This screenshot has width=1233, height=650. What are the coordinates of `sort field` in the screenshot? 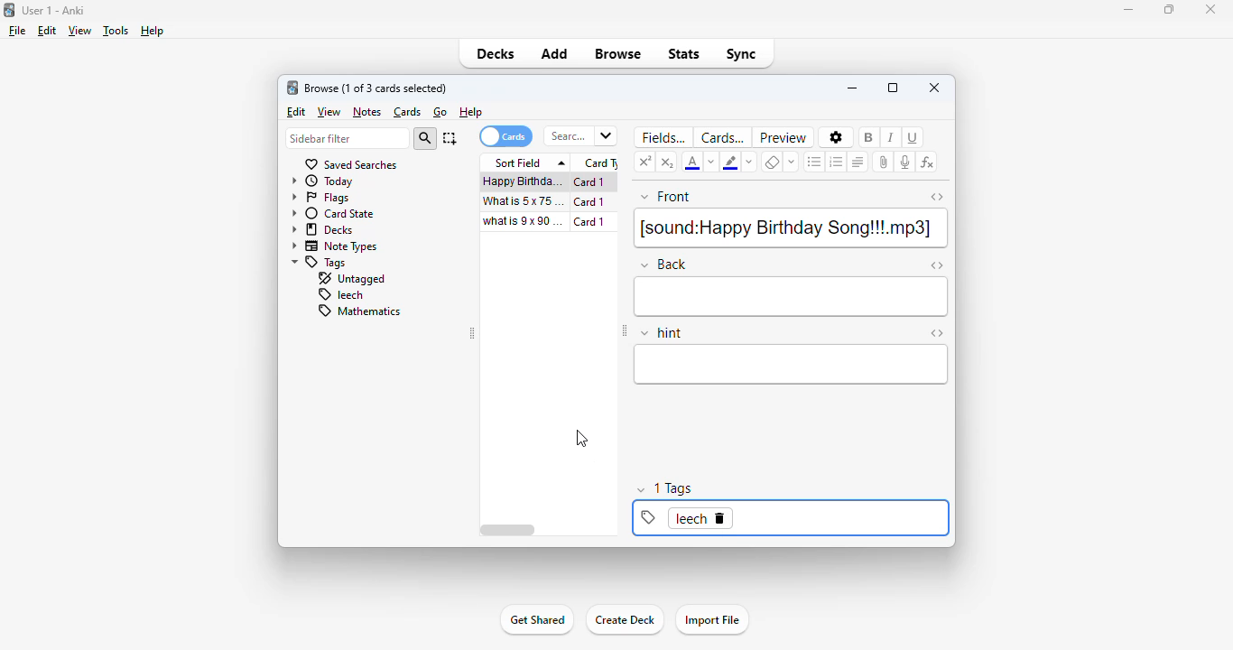 It's located at (526, 162).